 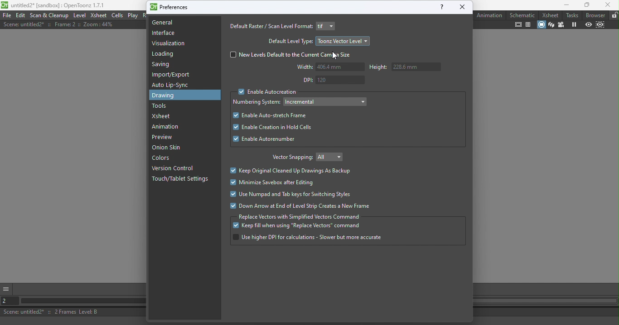 I want to click on Onion skin, so click(x=171, y=148).